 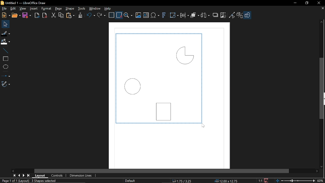 What do you see at coordinates (71, 15) in the screenshot?
I see `paste` at bounding box center [71, 15].